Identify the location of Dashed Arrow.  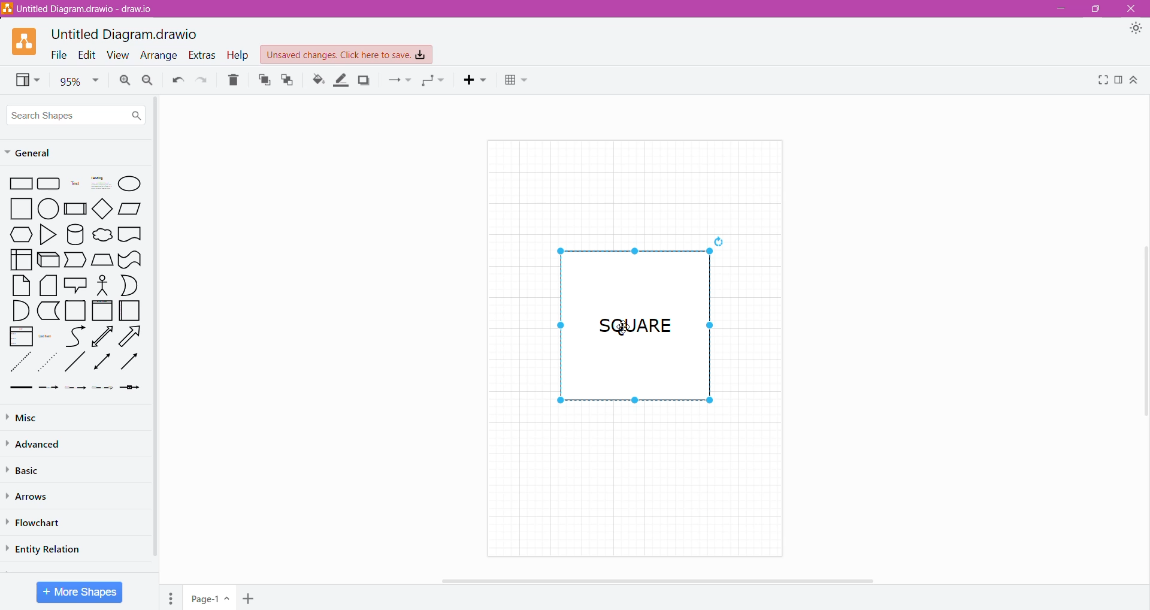
(48, 390).